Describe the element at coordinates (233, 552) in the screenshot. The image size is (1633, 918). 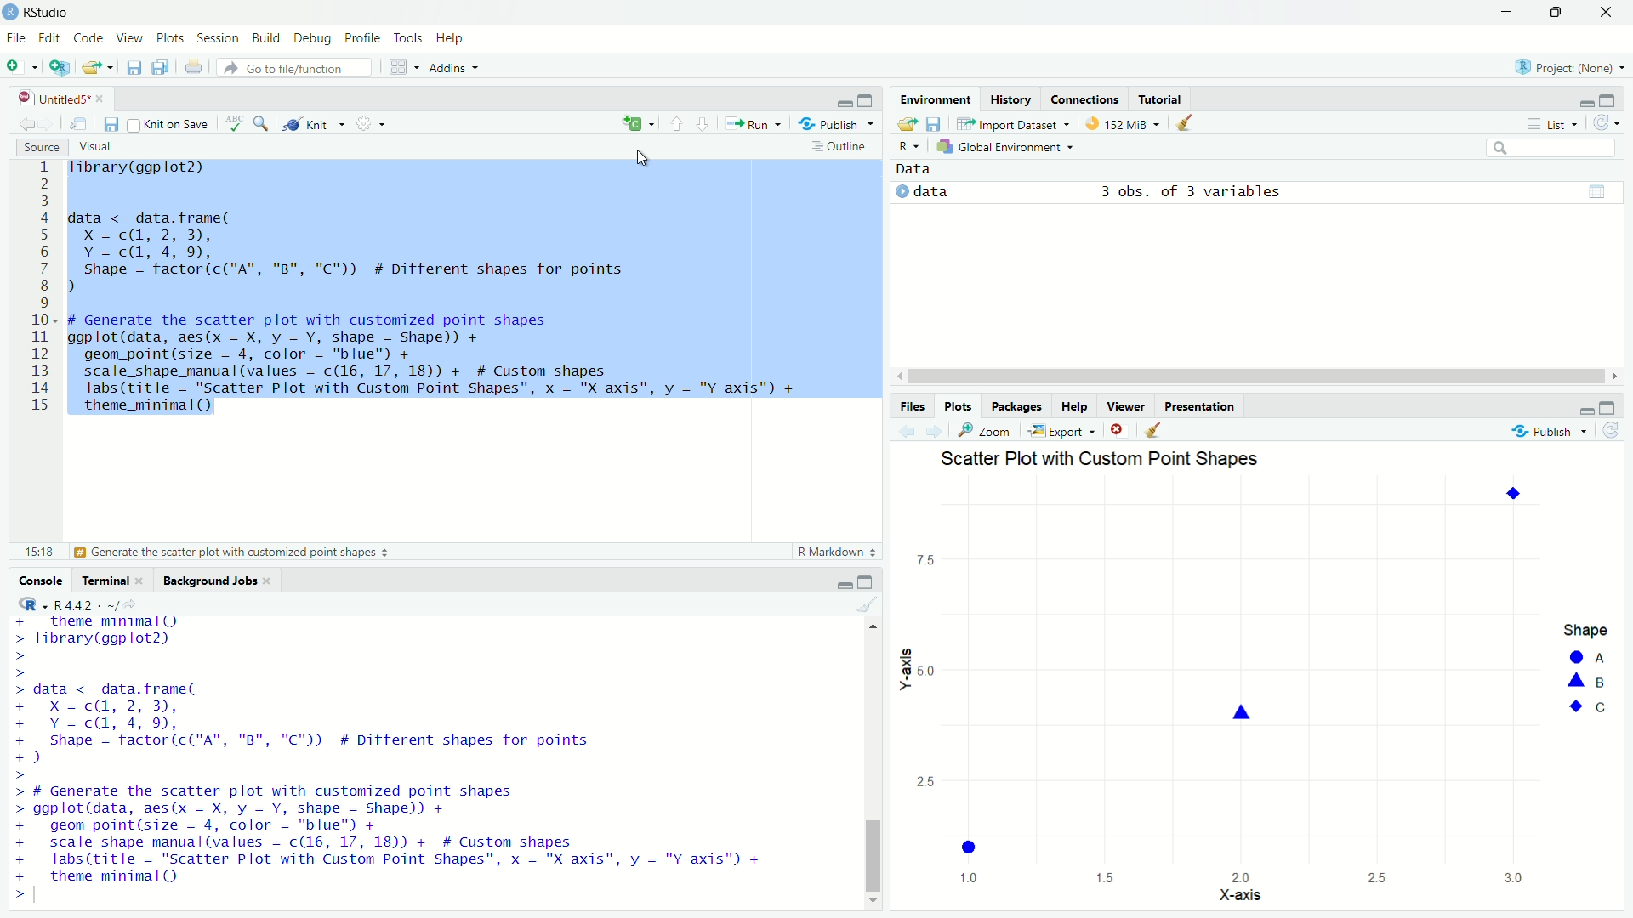
I see `Generate the scatter plot with customized point shapes` at that location.